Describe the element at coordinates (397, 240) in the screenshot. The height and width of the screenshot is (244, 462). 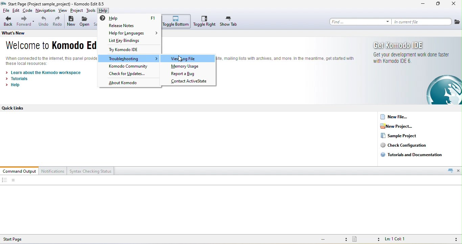
I see `ln 1, col 1` at that location.